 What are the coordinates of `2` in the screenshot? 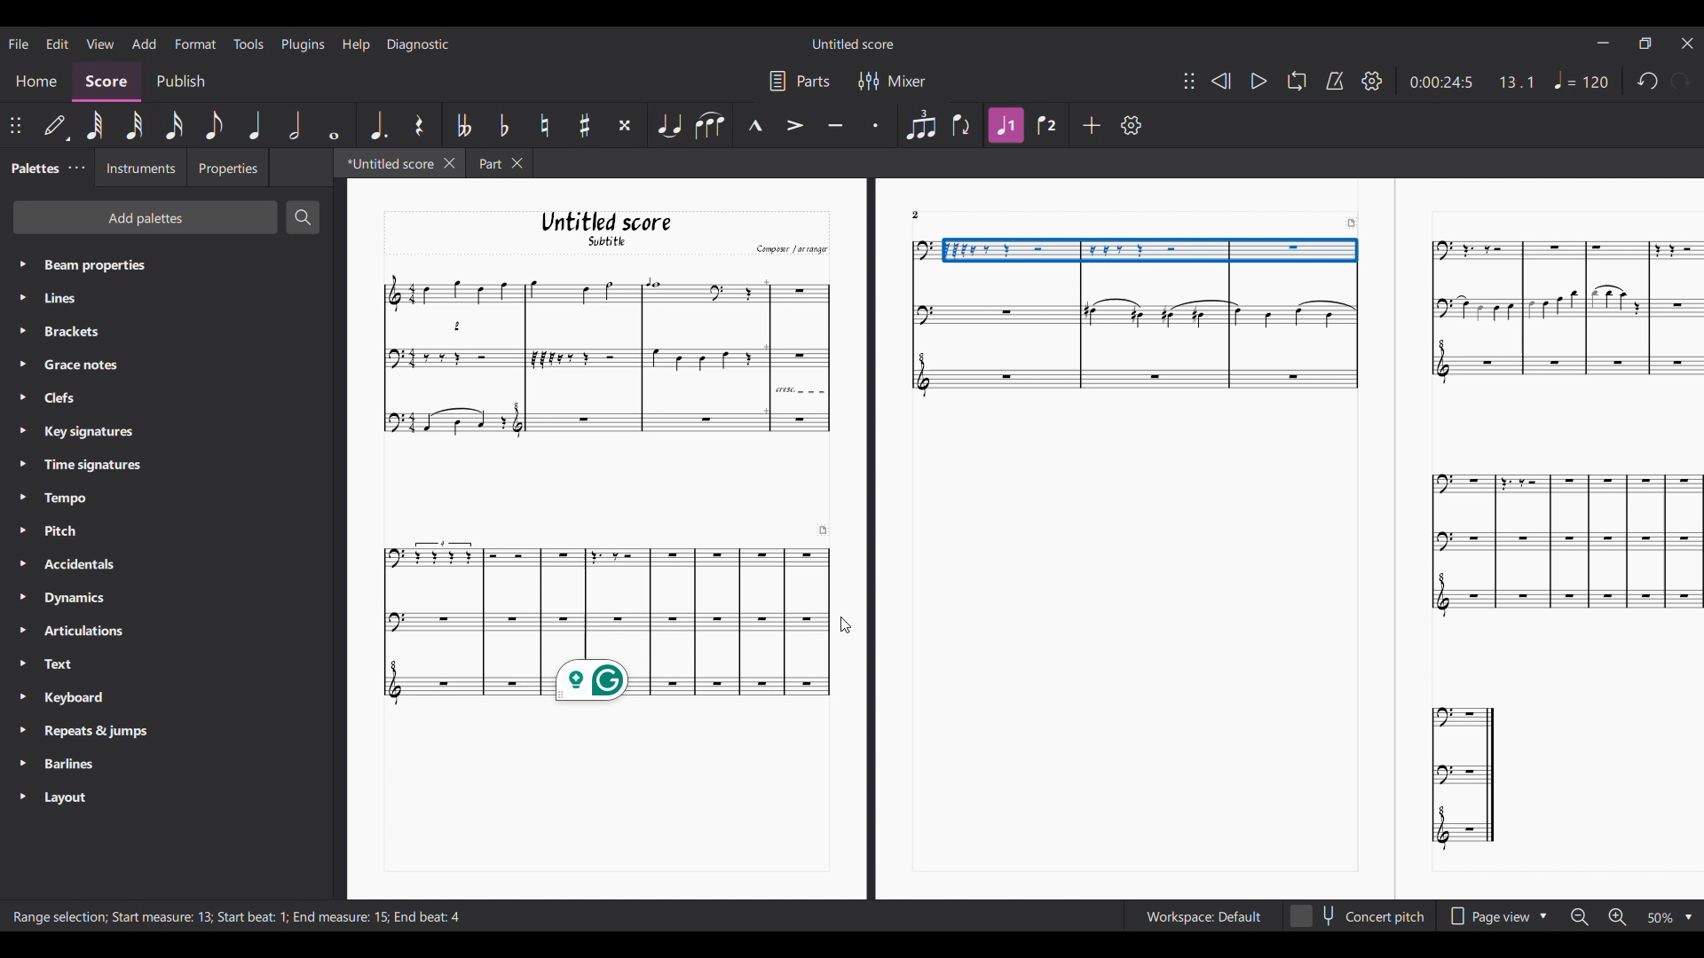 It's located at (916, 214).